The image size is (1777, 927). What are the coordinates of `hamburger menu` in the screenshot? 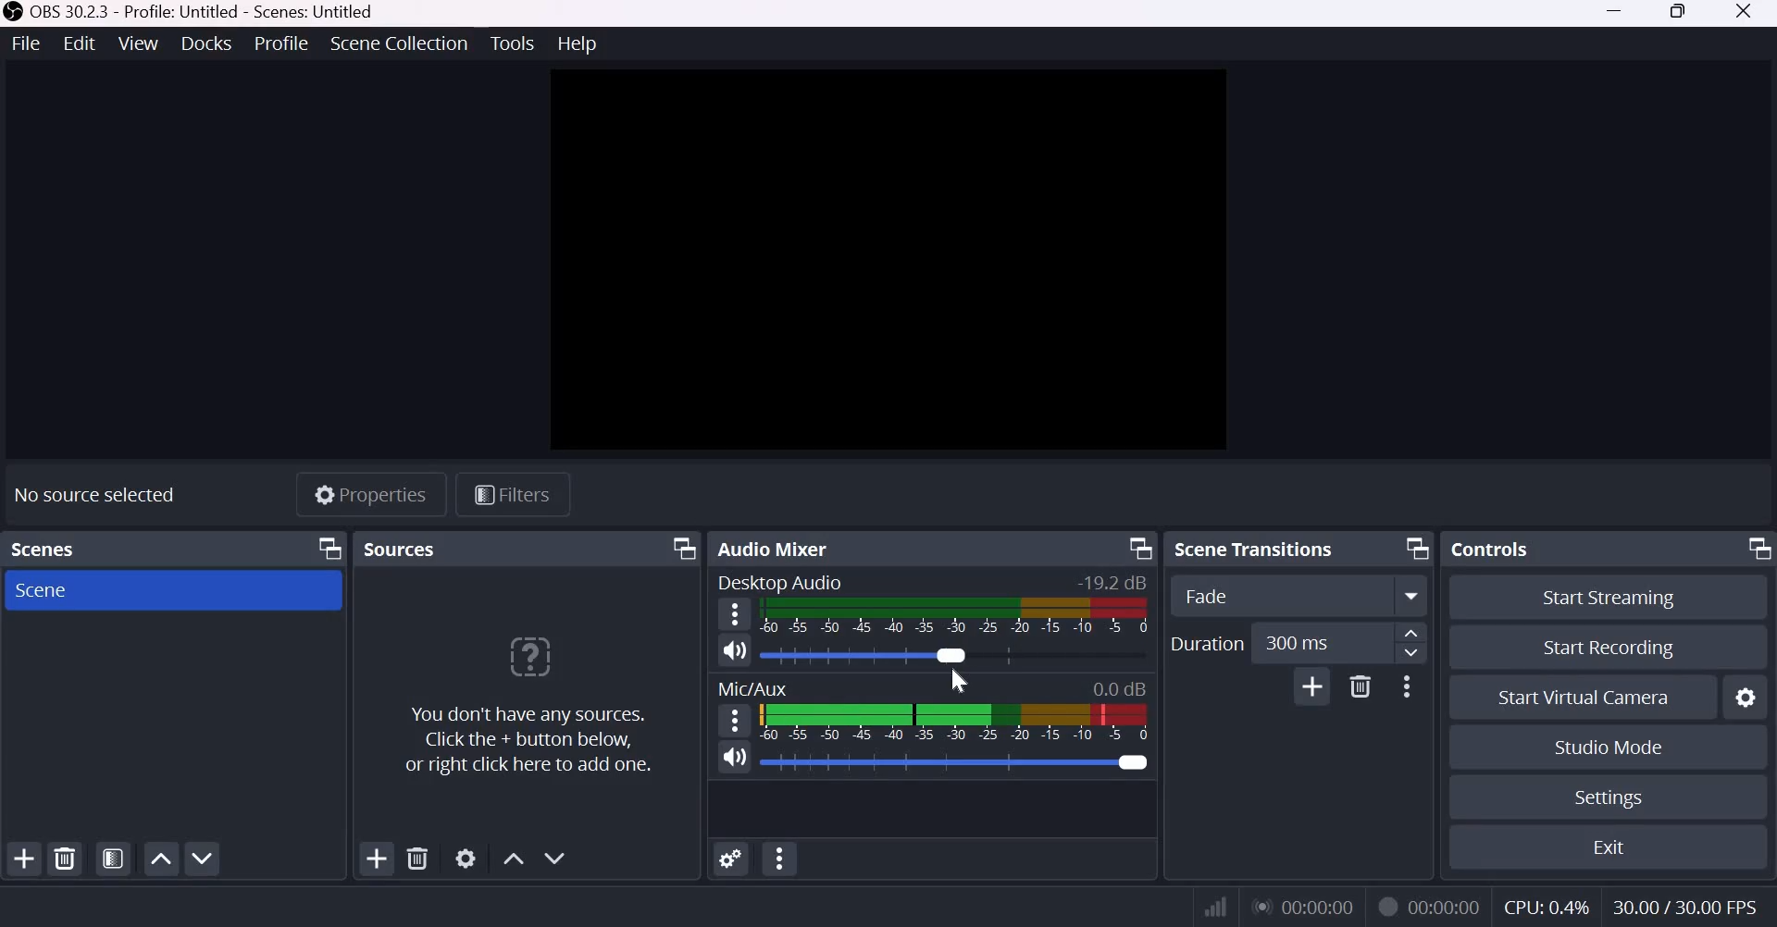 It's located at (733, 614).